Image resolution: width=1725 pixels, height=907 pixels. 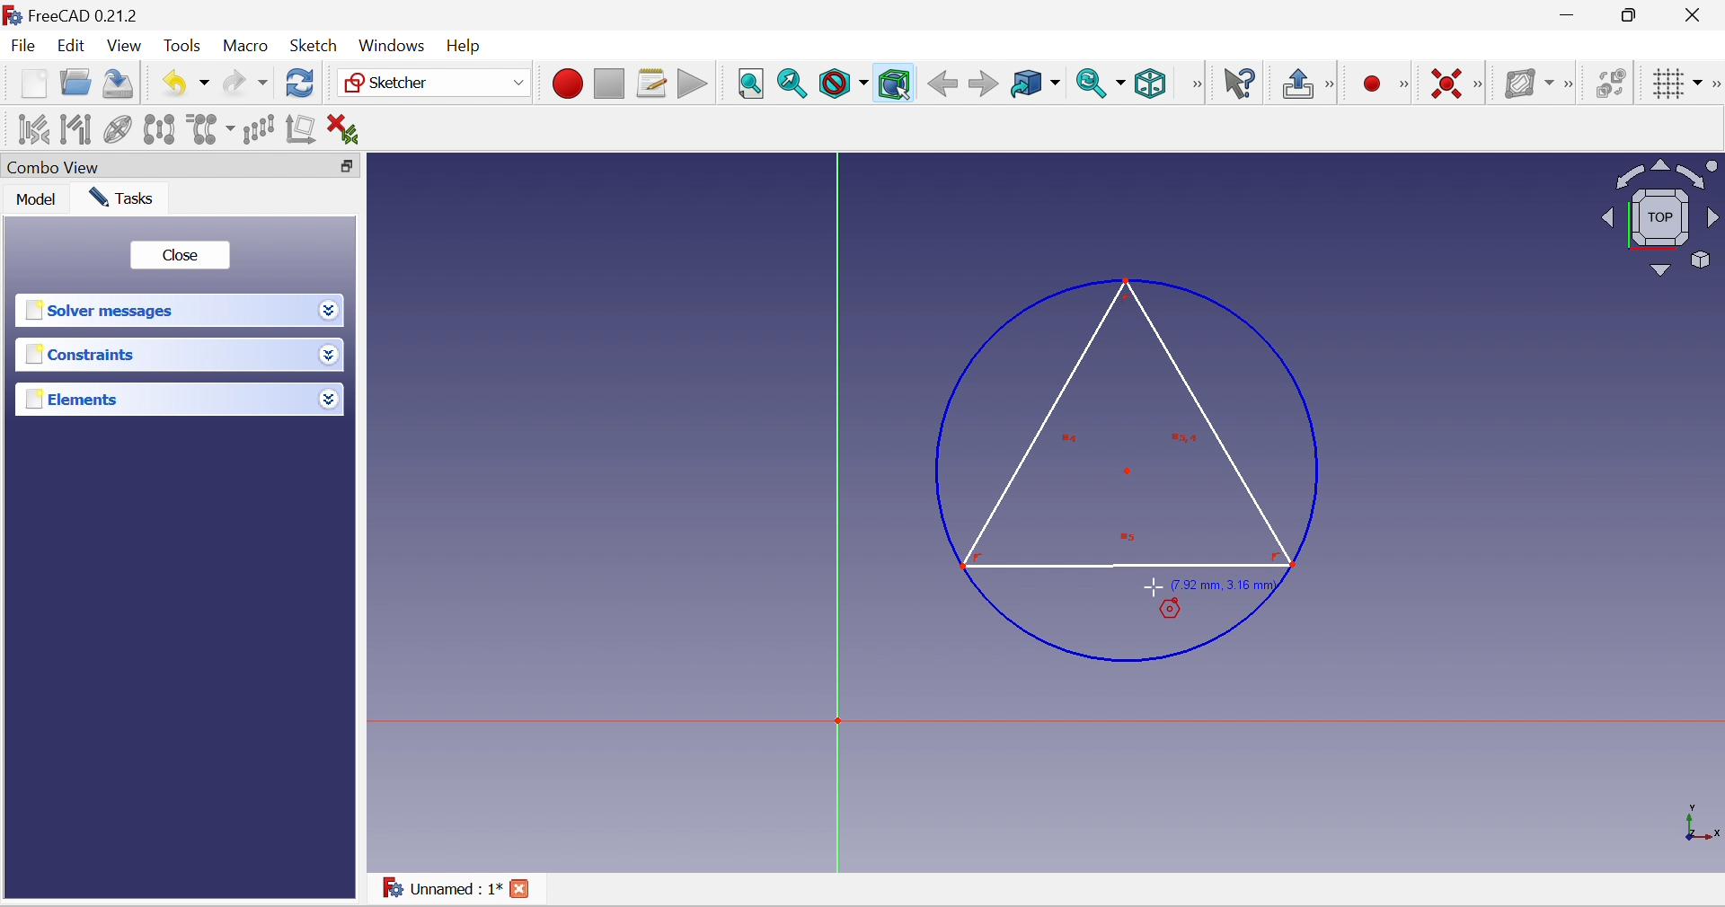 I want to click on Open, so click(x=76, y=84).